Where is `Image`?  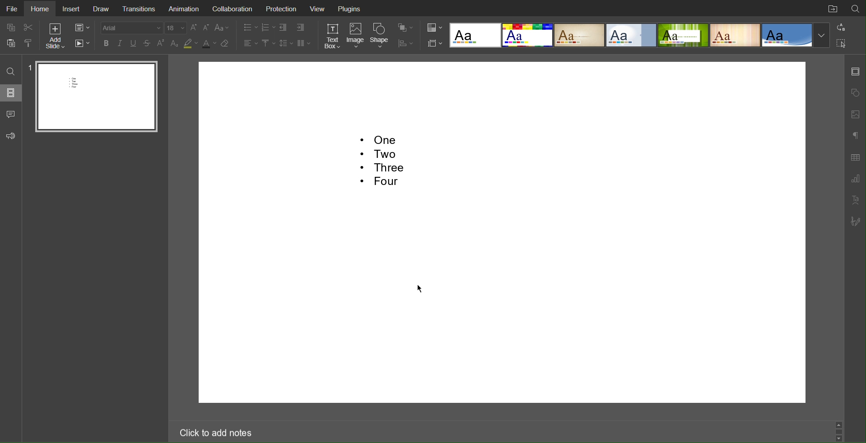 Image is located at coordinates (356, 37).